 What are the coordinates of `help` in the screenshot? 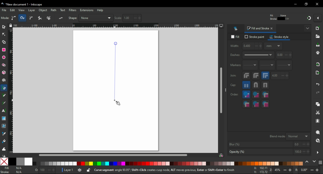 It's located at (100, 10).